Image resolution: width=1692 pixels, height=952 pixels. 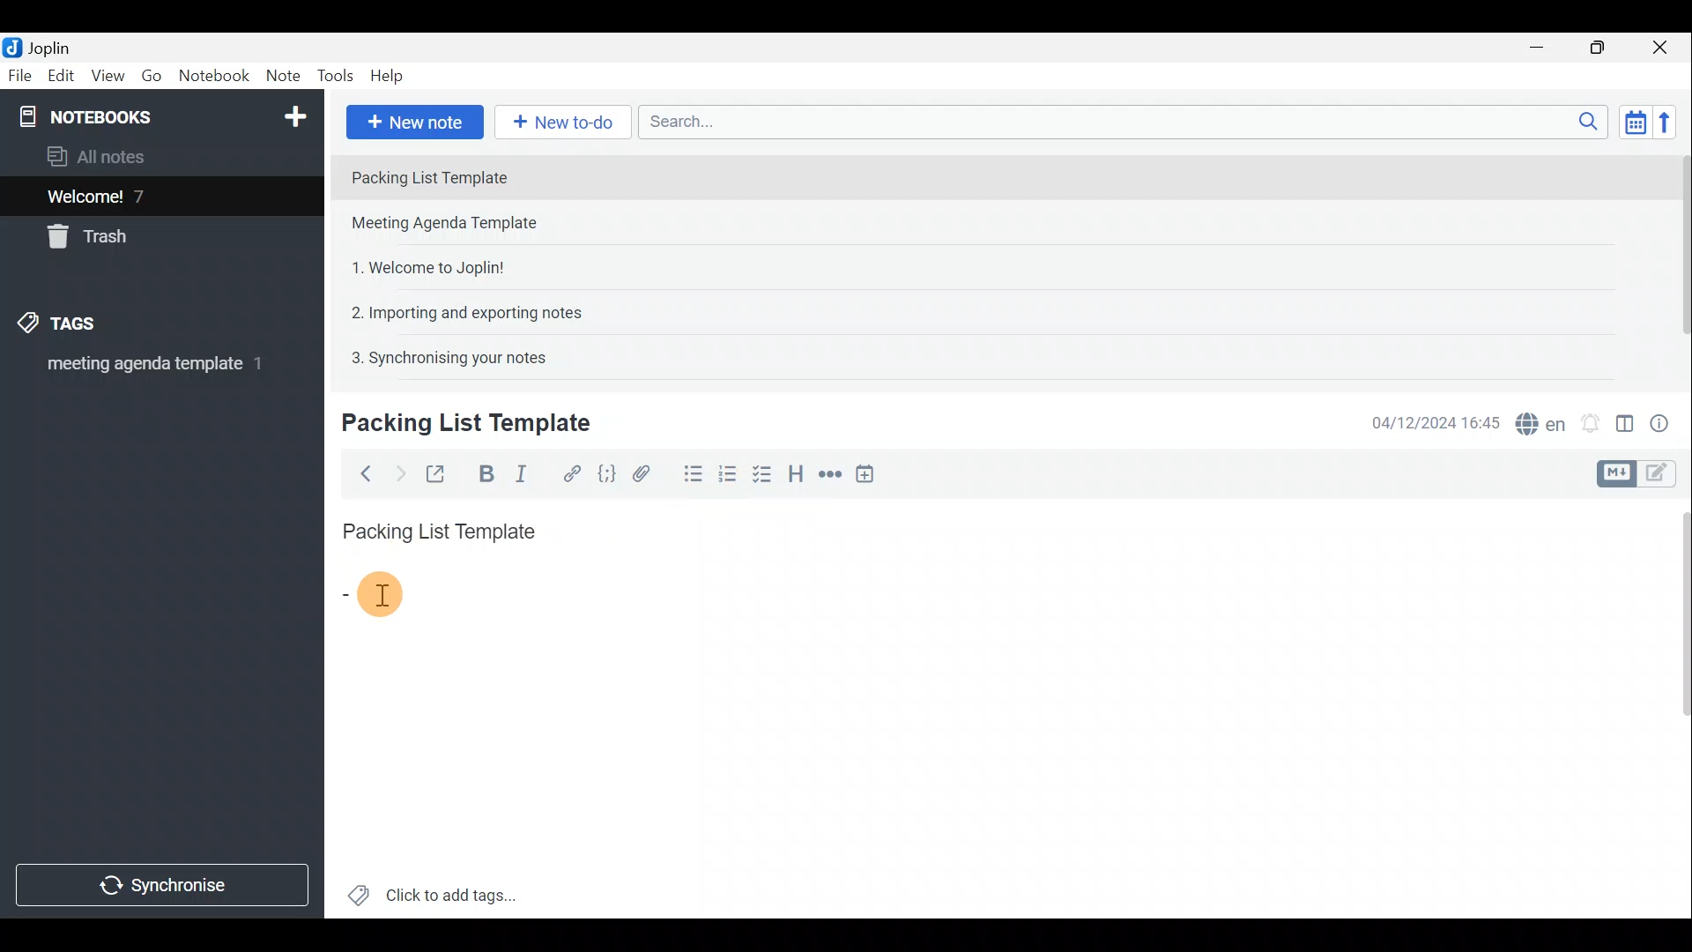 What do you see at coordinates (564, 123) in the screenshot?
I see `New to-do` at bounding box center [564, 123].